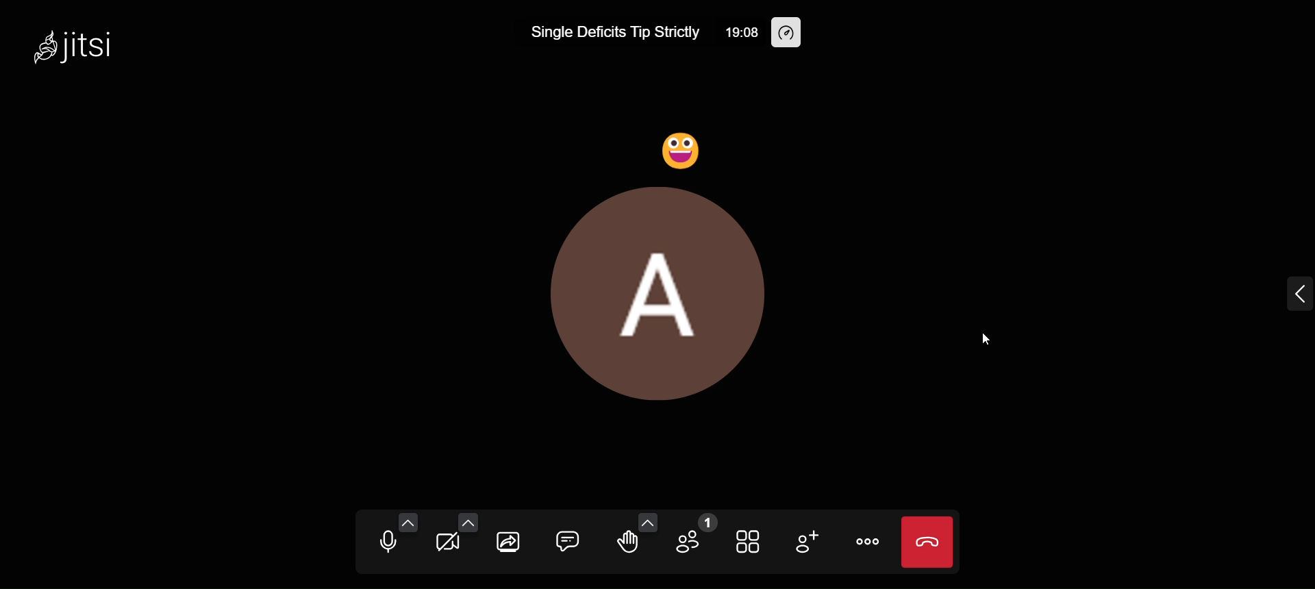 The image size is (1315, 589). Describe the element at coordinates (986, 336) in the screenshot. I see `Cursor` at that location.